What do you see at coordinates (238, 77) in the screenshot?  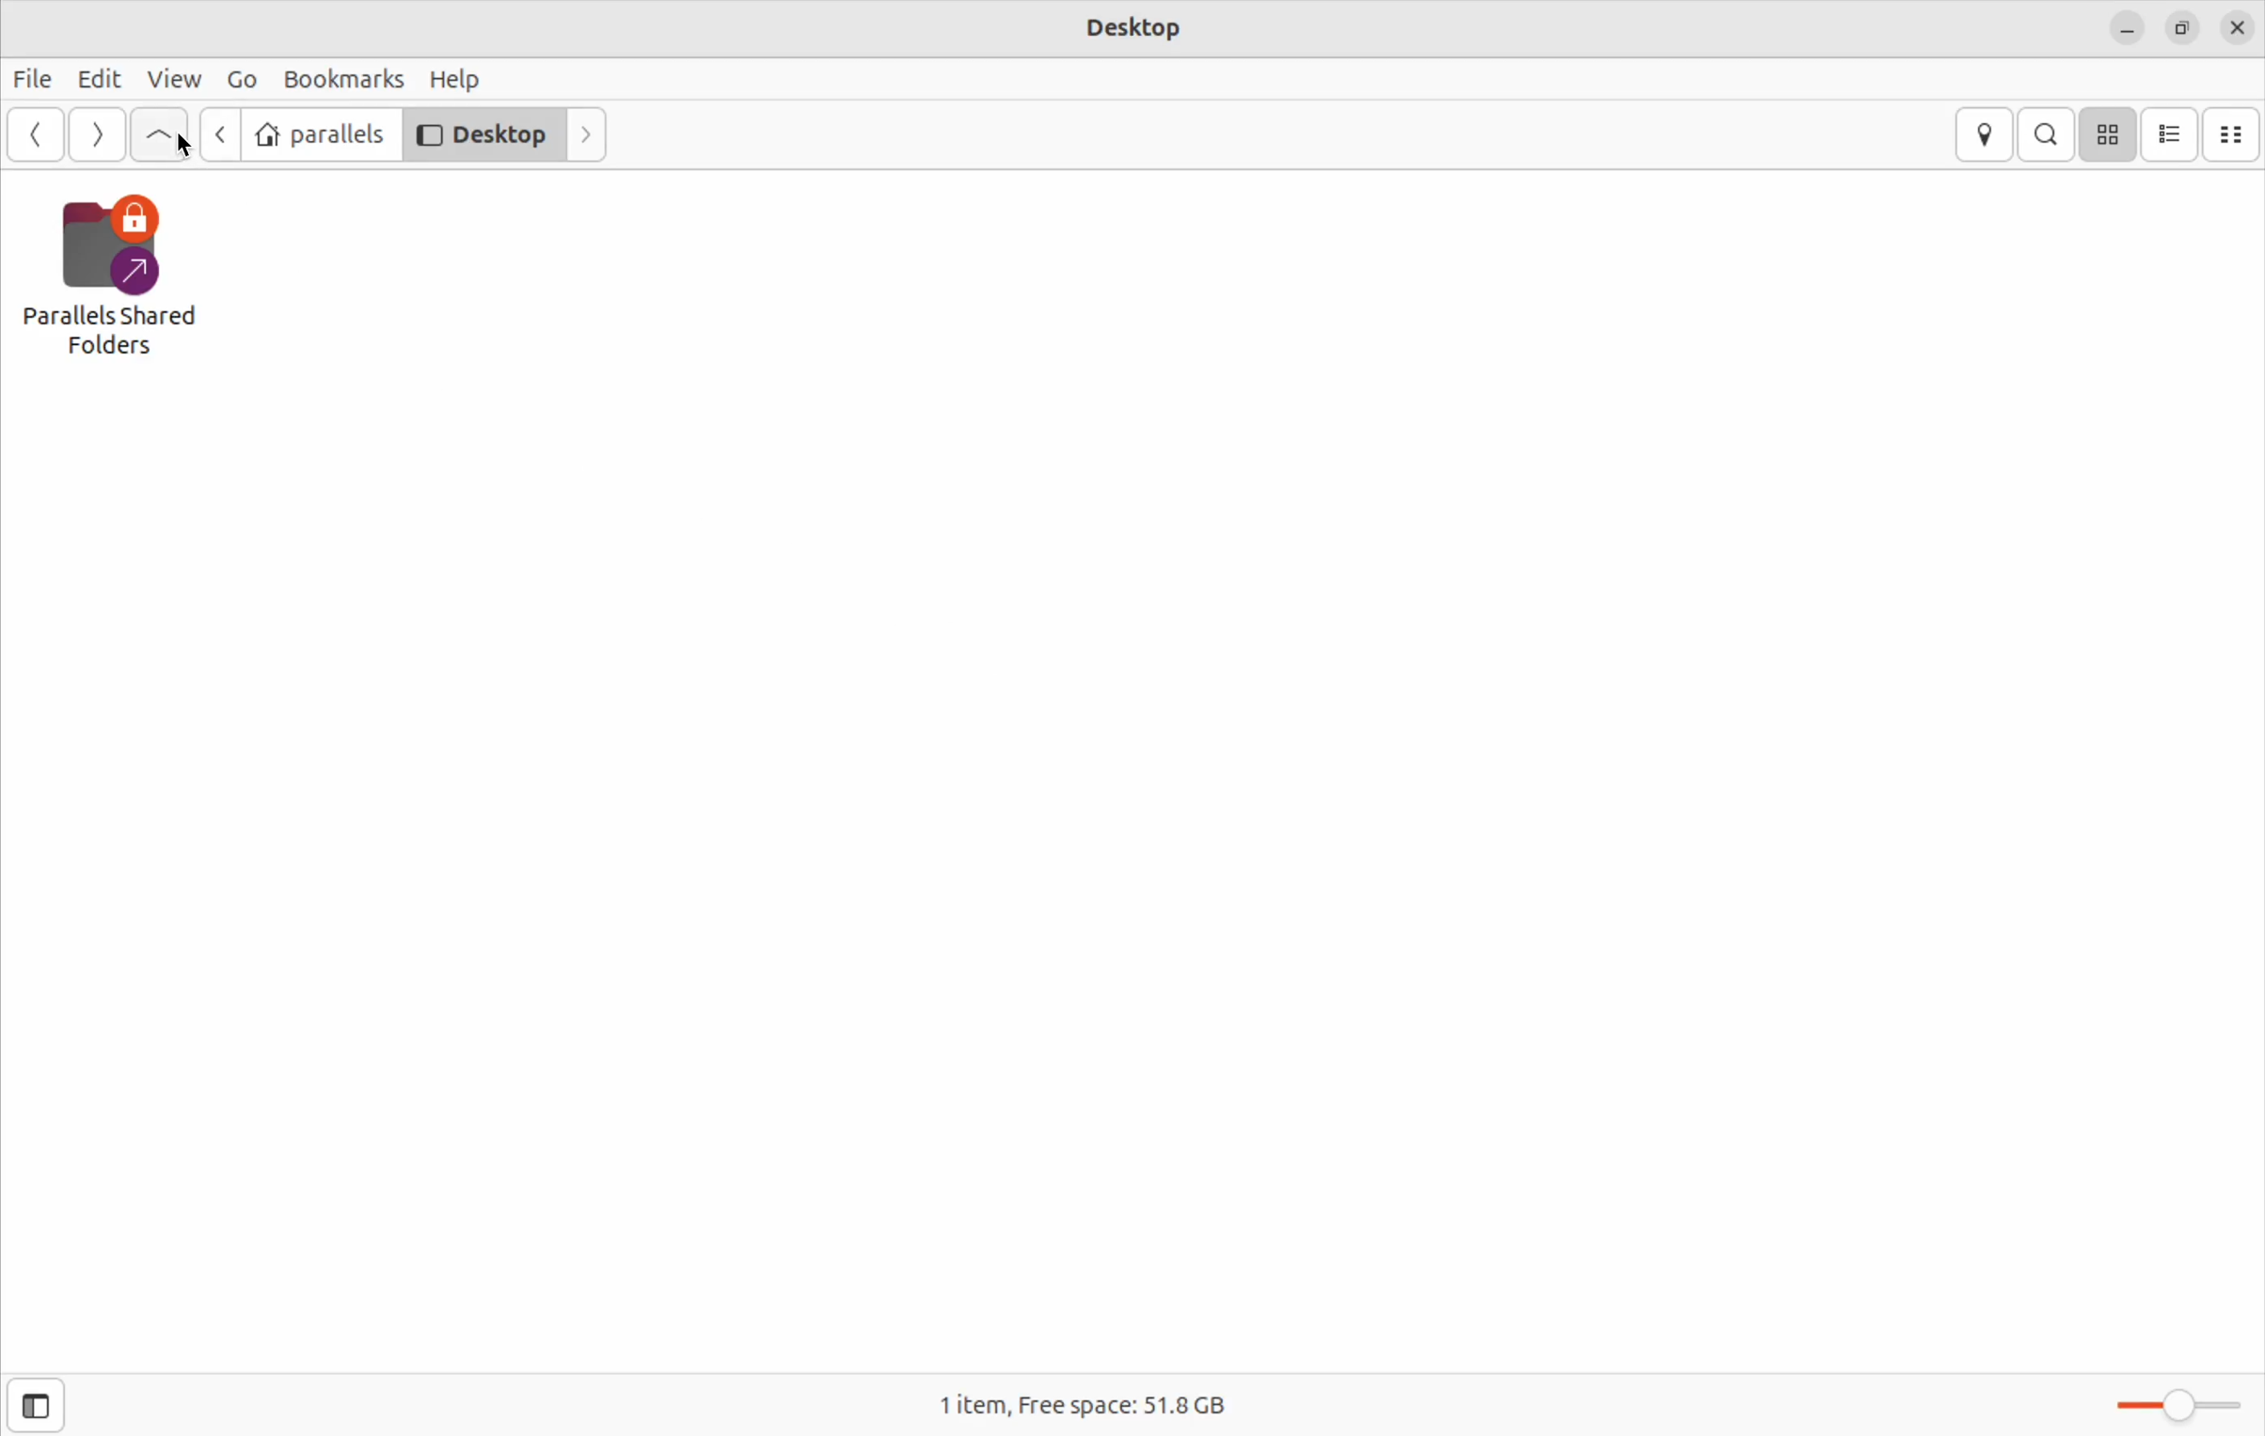 I see `Go` at bounding box center [238, 77].